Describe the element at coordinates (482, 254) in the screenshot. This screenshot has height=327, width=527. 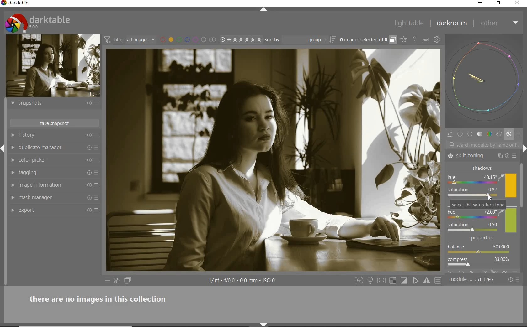
I see `properties` at that location.